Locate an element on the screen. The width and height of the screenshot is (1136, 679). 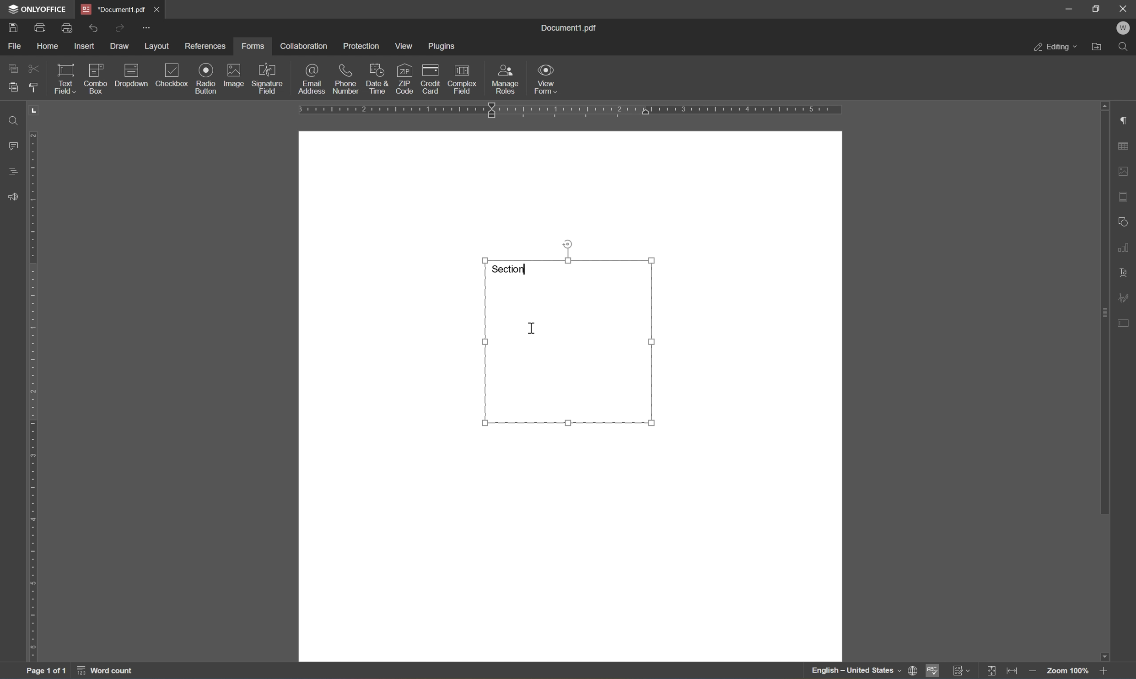
references is located at coordinates (205, 47).